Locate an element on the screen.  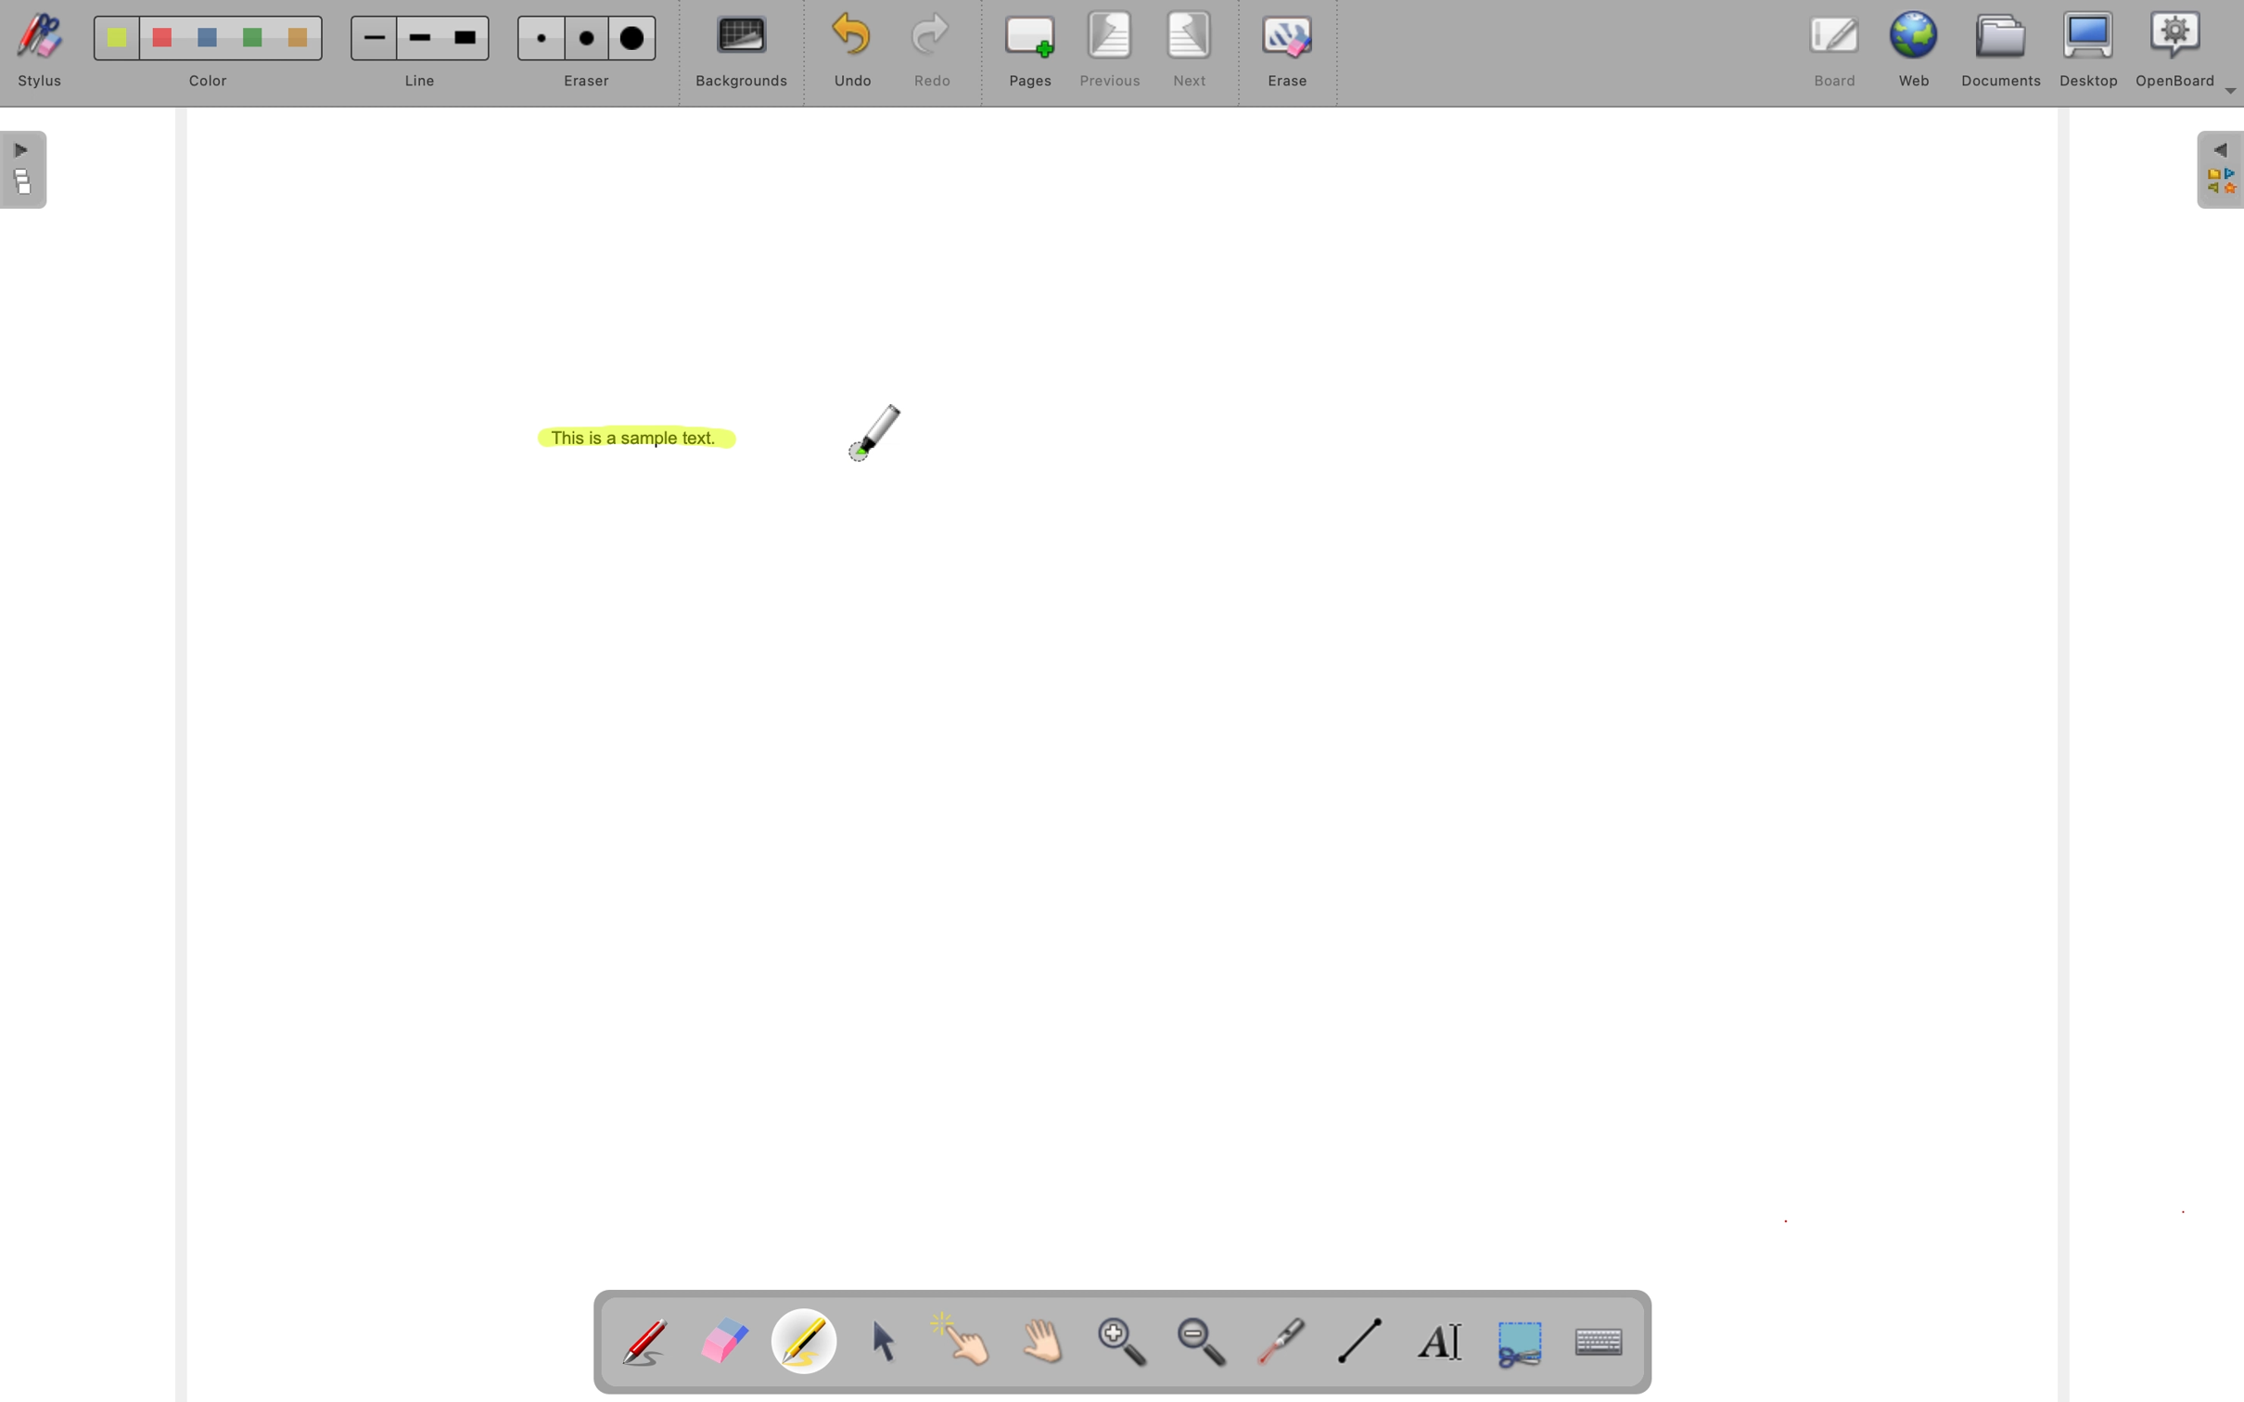
documents is located at coordinates (2002, 54).